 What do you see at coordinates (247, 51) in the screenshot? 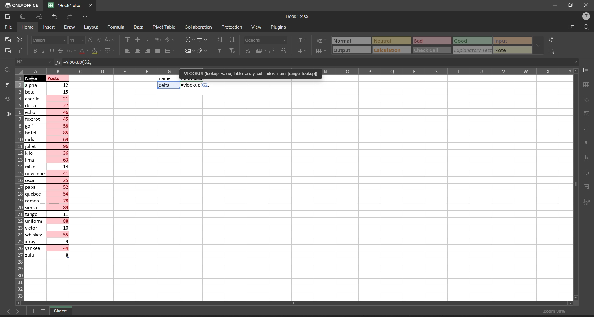
I see `percent style` at bounding box center [247, 51].